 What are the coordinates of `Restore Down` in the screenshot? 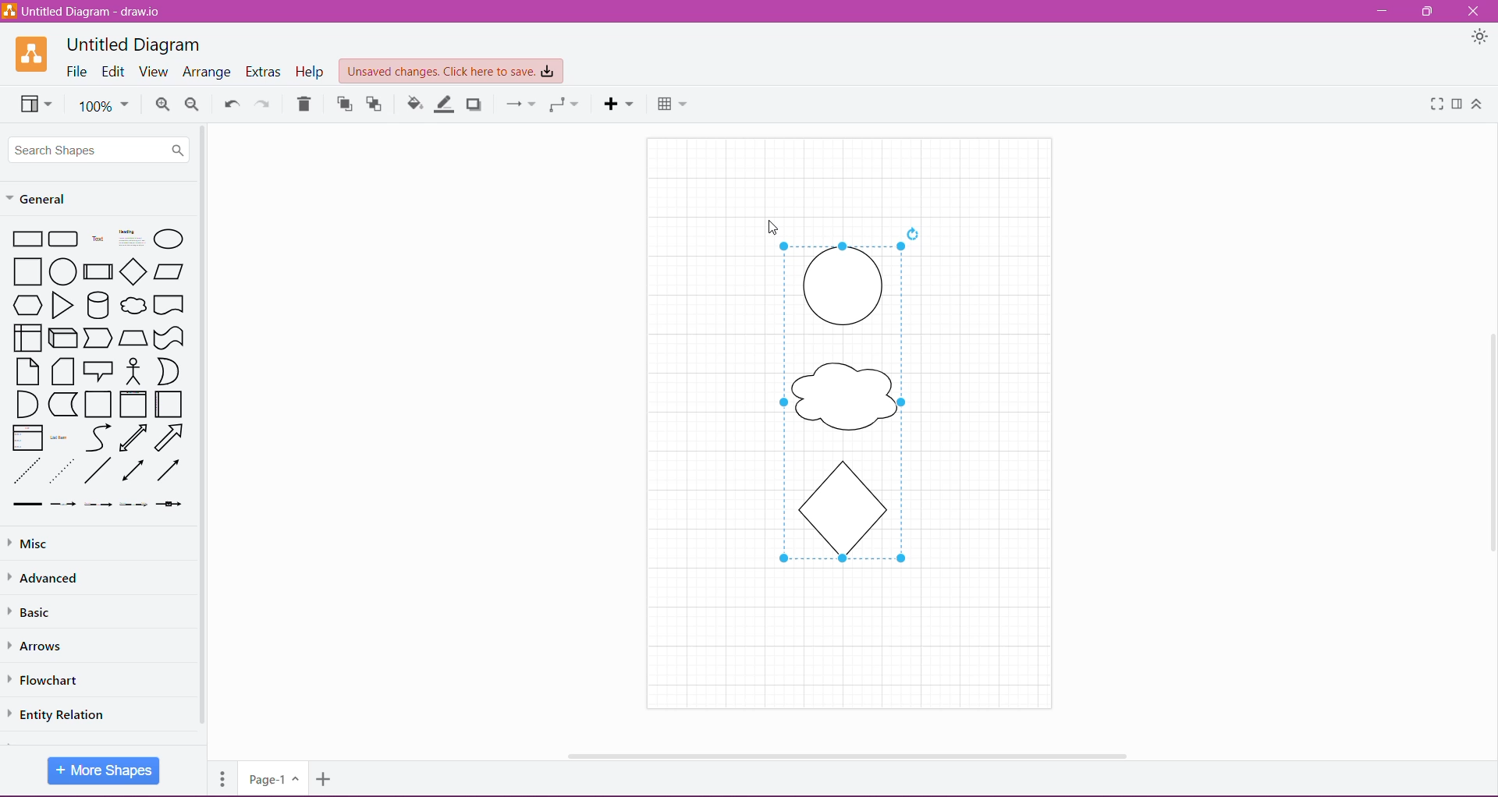 It's located at (1429, 11).